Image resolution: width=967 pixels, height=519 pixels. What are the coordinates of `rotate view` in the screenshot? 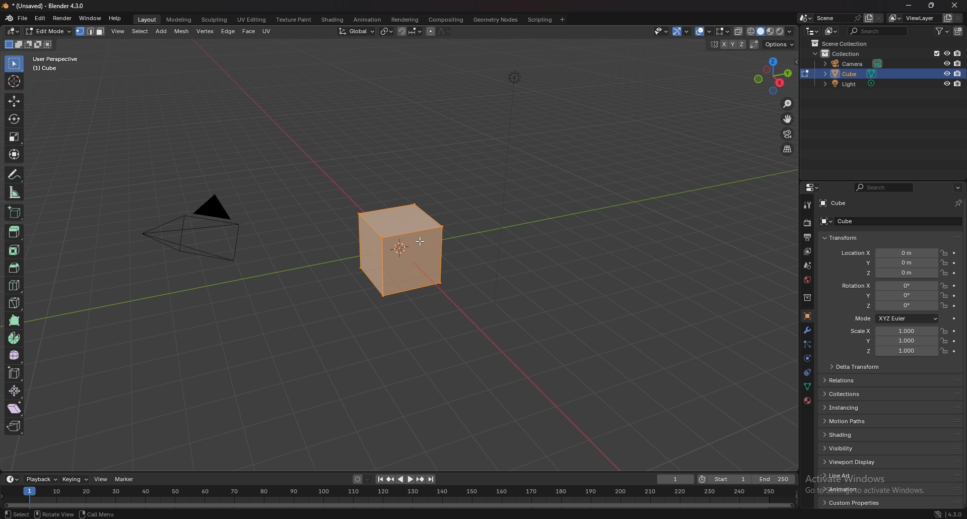 It's located at (55, 514).